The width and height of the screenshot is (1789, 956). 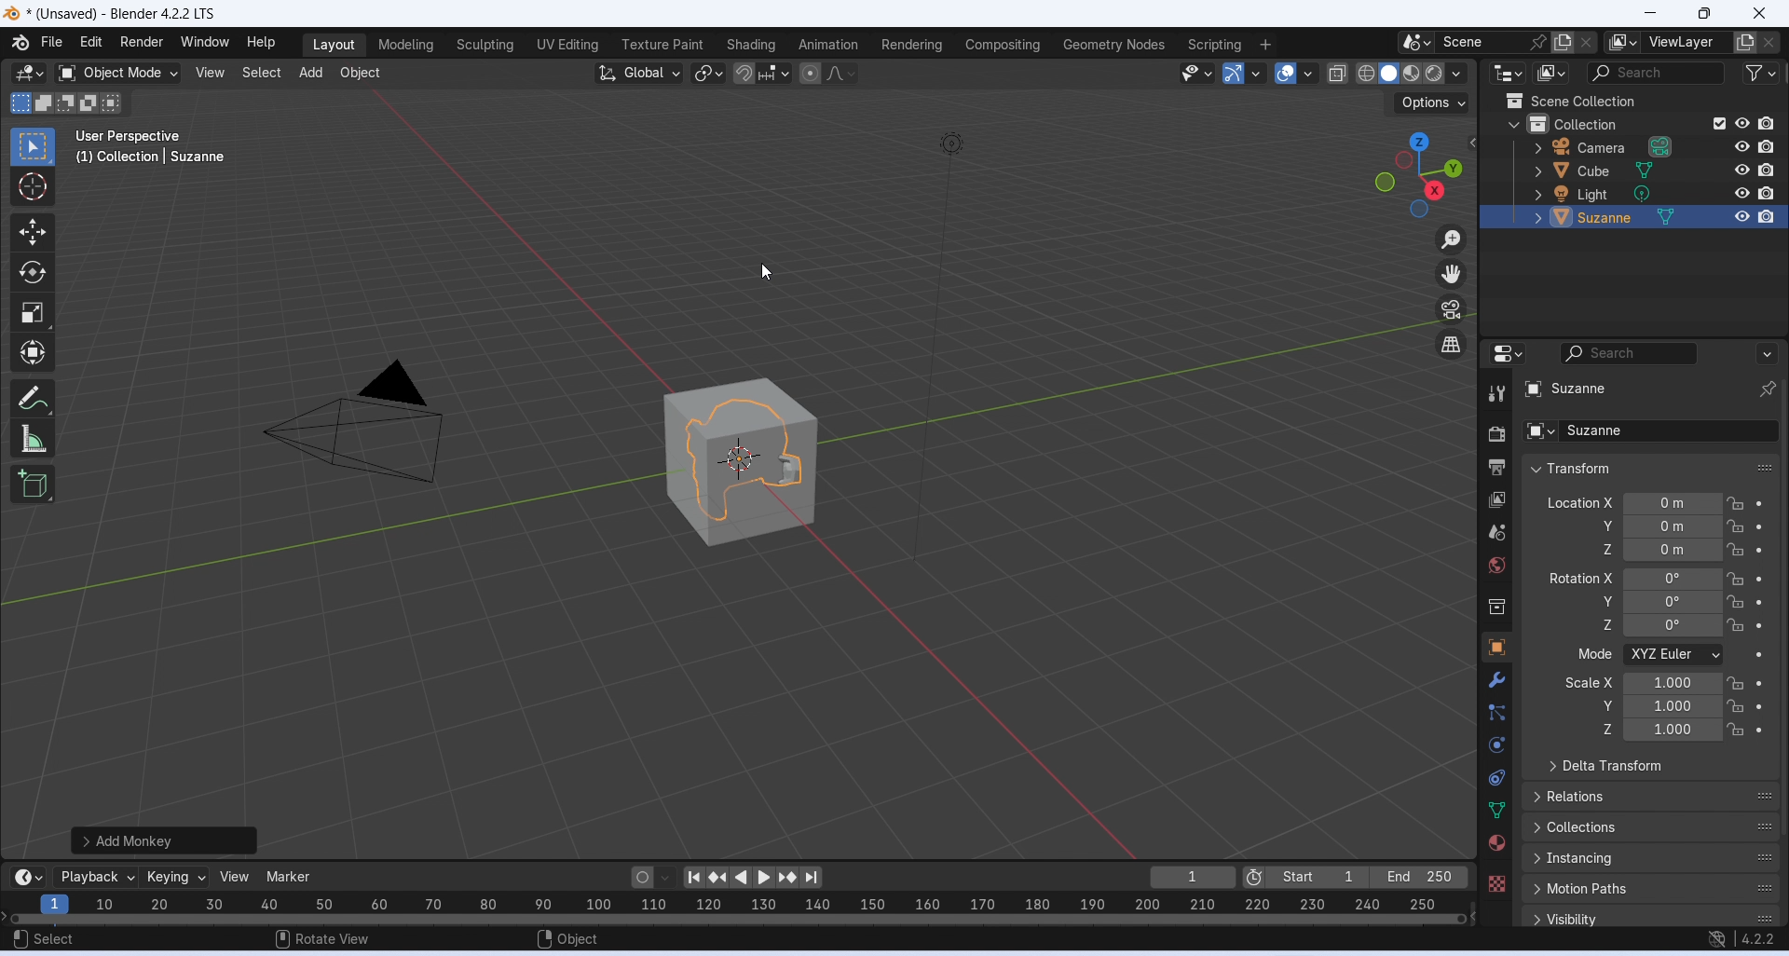 I want to click on cube layer, so click(x=1620, y=171).